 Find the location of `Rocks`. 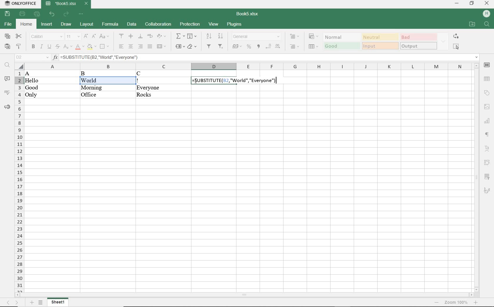

Rocks is located at coordinates (163, 95).